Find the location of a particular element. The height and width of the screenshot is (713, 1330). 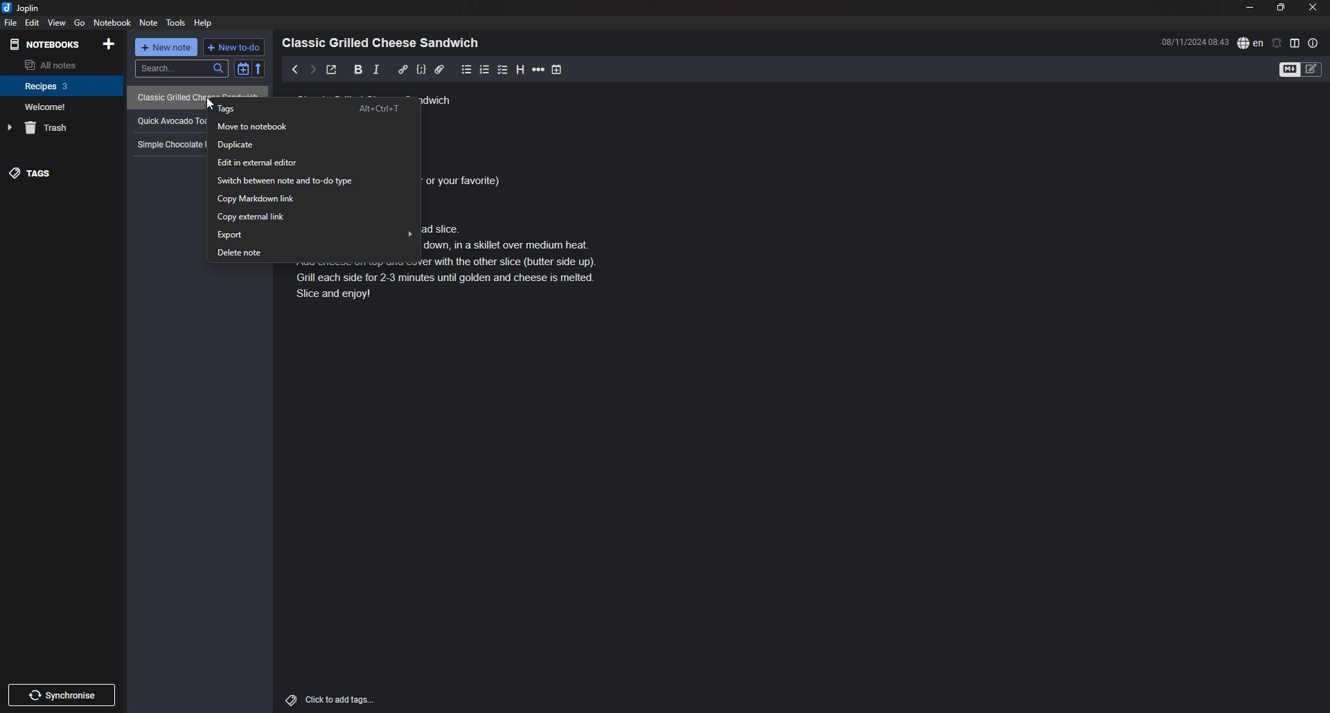

spell check is located at coordinates (1250, 42).